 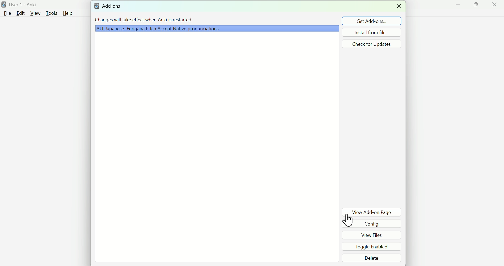 What do you see at coordinates (371, 224) in the screenshot?
I see `Config` at bounding box center [371, 224].